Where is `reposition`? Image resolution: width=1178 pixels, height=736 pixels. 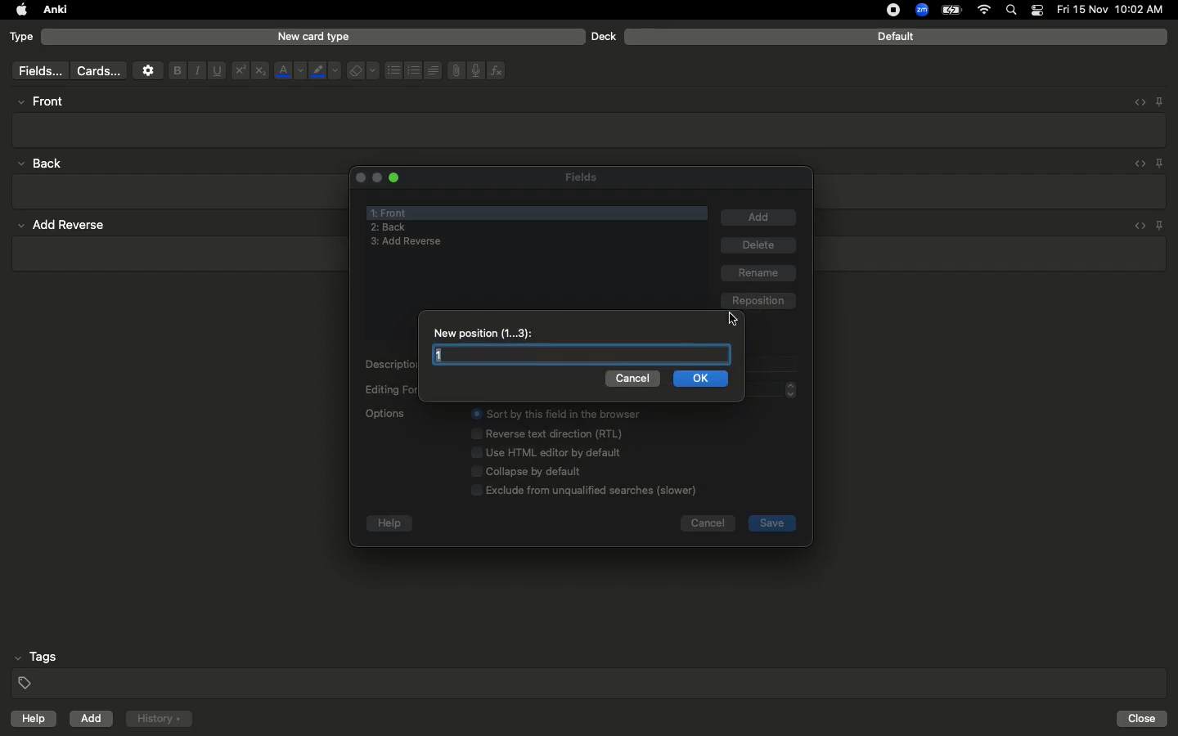
reposition is located at coordinates (758, 299).